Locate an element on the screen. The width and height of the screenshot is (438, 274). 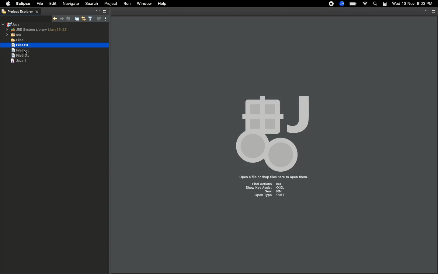
File 3.text is located at coordinates (19, 56).